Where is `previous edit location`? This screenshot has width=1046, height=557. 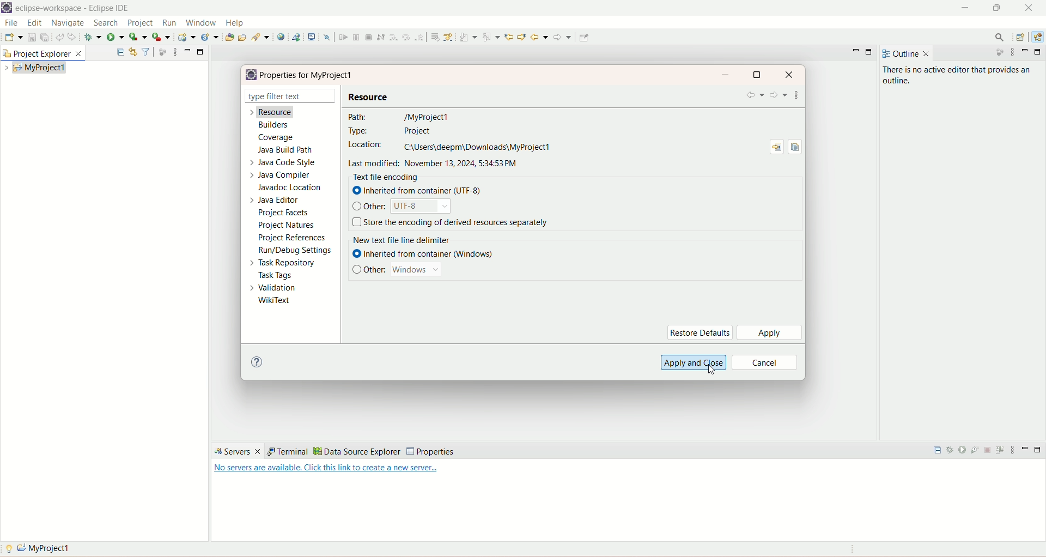 previous edit location is located at coordinates (521, 38).